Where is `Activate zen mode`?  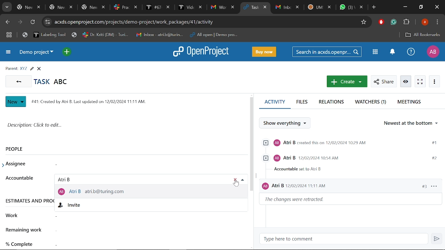 Activate zen mode is located at coordinates (420, 82).